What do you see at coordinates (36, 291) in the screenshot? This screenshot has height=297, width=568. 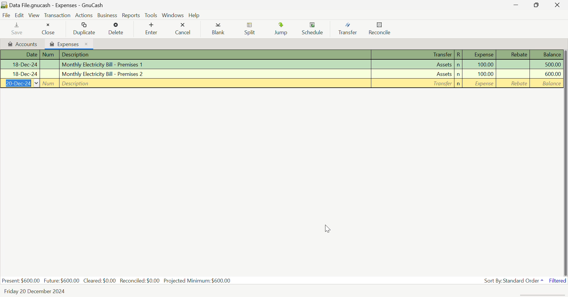 I see `Friday 20 December 2024` at bounding box center [36, 291].